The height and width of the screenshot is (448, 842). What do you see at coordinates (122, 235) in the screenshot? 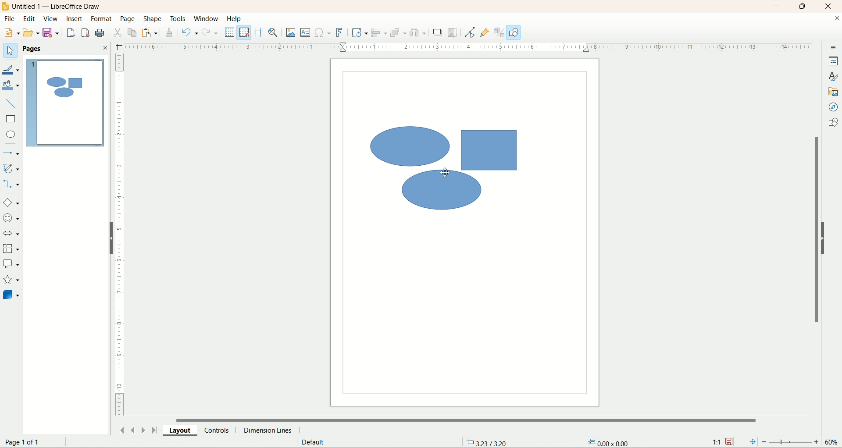
I see `scale bar` at bounding box center [122, 235].